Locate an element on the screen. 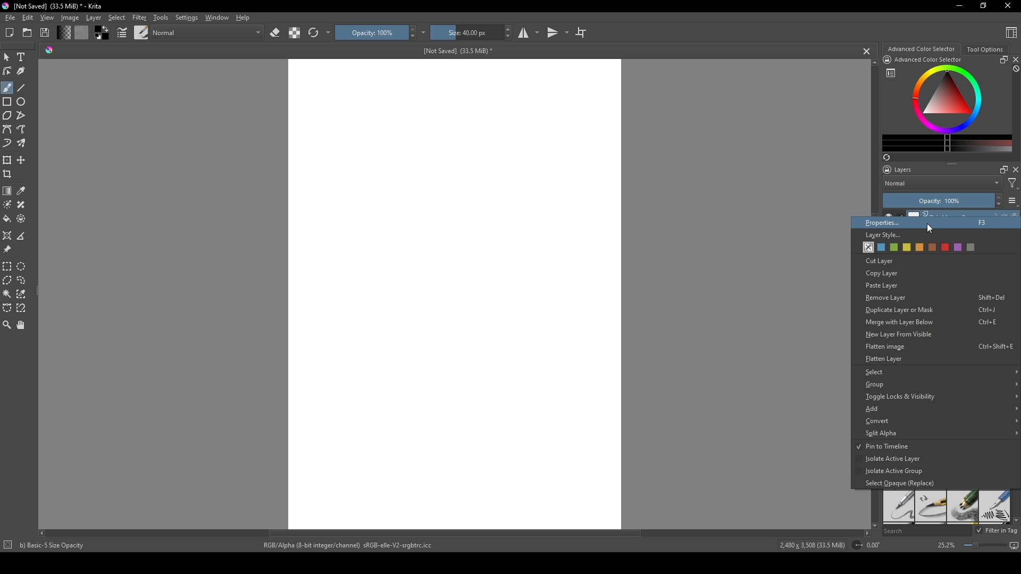 The height and width of the screenshot is (574, 1021). cursor is located at coordinates (929, 228).